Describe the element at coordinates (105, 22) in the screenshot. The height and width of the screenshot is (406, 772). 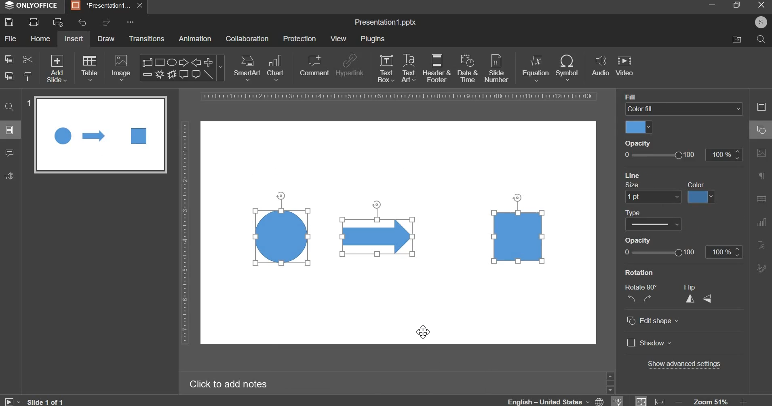
I see `redo` at that location.